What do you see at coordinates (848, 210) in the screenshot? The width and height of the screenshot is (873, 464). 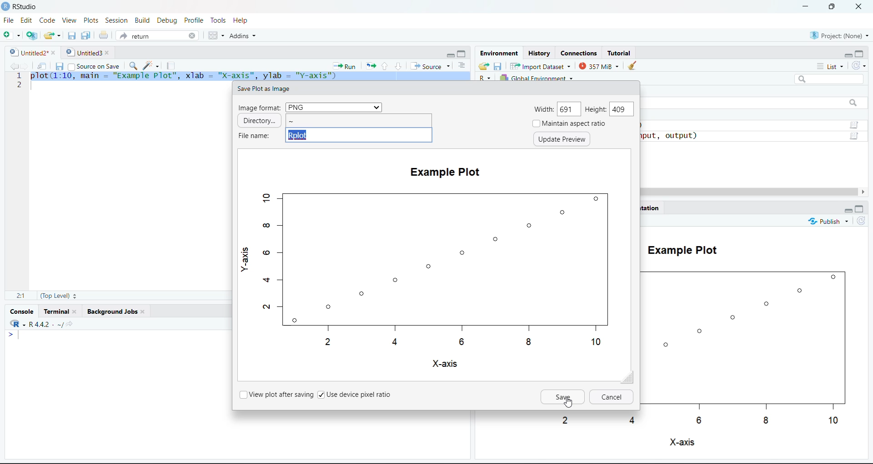 I see `Minimize` at bounding box center [848, 210].